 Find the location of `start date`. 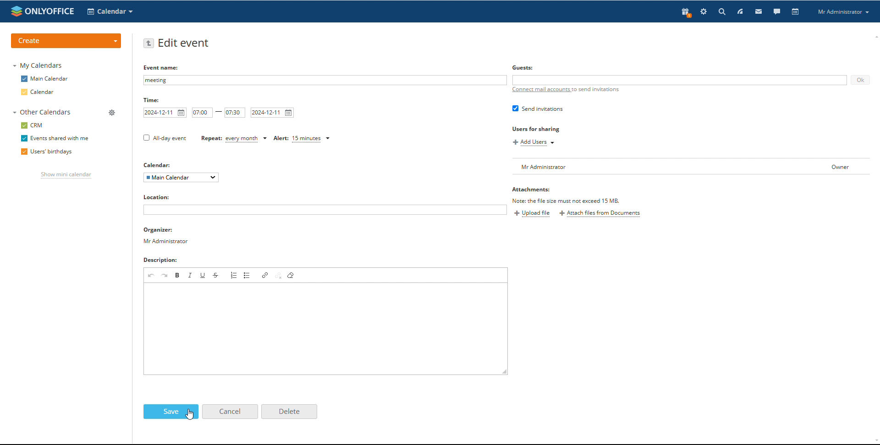

start date is located at coordinates (165, 113).